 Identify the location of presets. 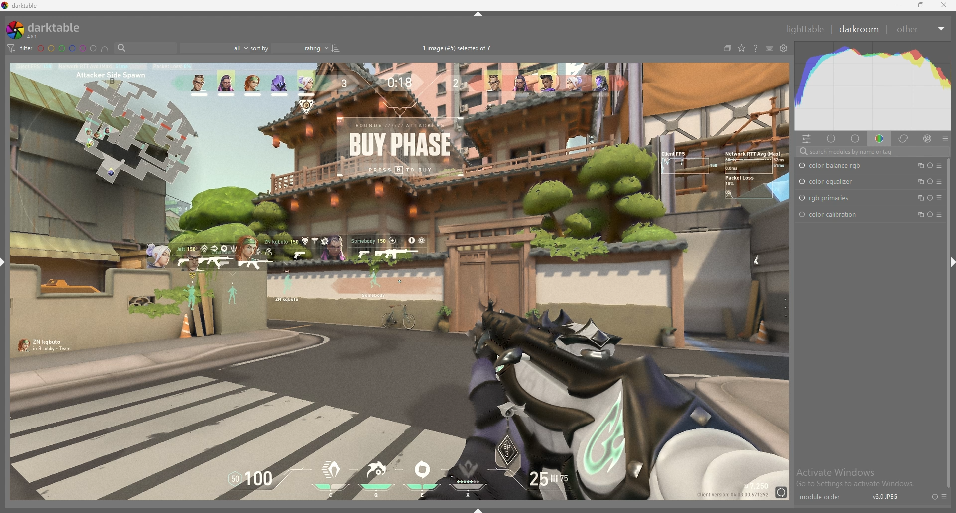
(939, 198).